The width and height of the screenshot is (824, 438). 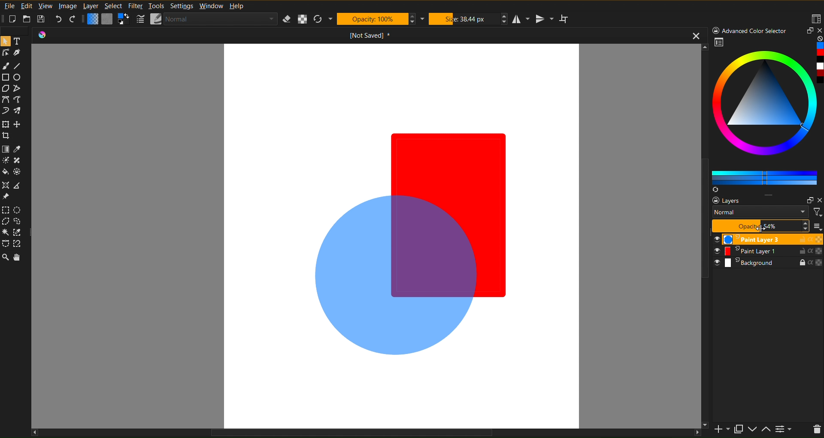 What do you see at coordinates (702, 208) in the screenshot?
I see `Vertical Scrol bar` at bounding box center [702, 208].